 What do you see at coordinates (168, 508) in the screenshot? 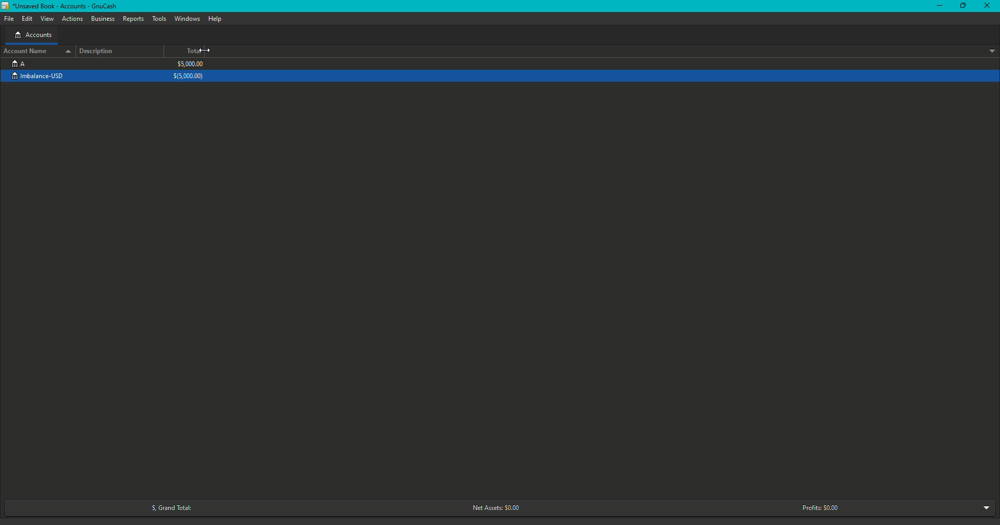
I see `Grand Total` at bounding box center [168, 508].